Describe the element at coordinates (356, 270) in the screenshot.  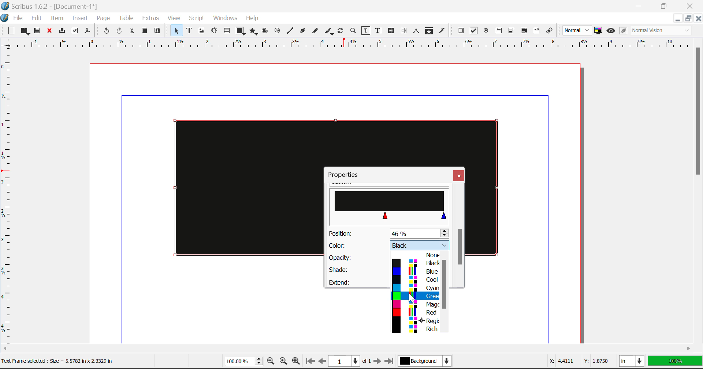
I see `Shade` at that location.